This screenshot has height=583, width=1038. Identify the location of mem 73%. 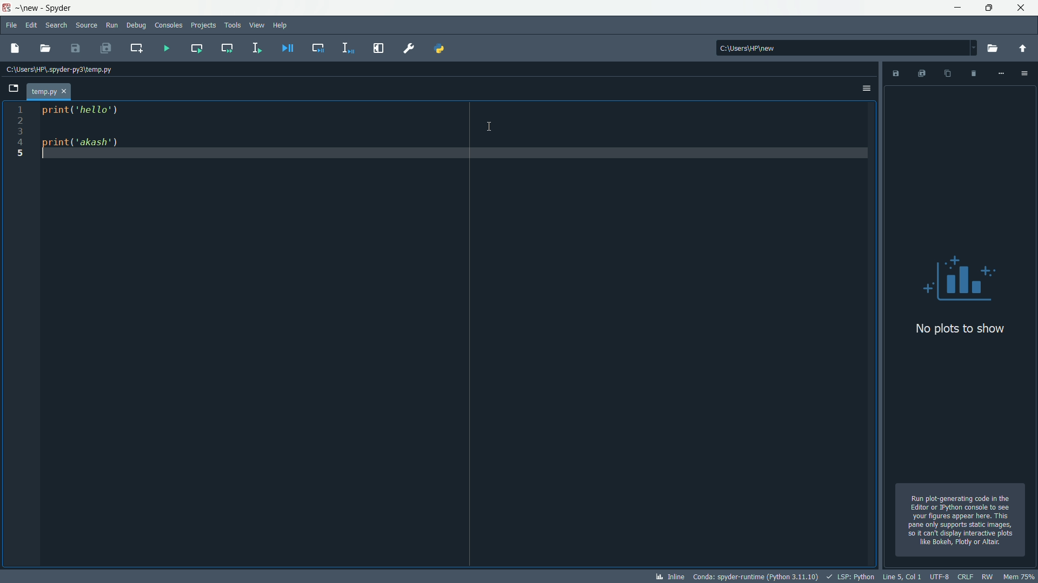
(1019, 577).